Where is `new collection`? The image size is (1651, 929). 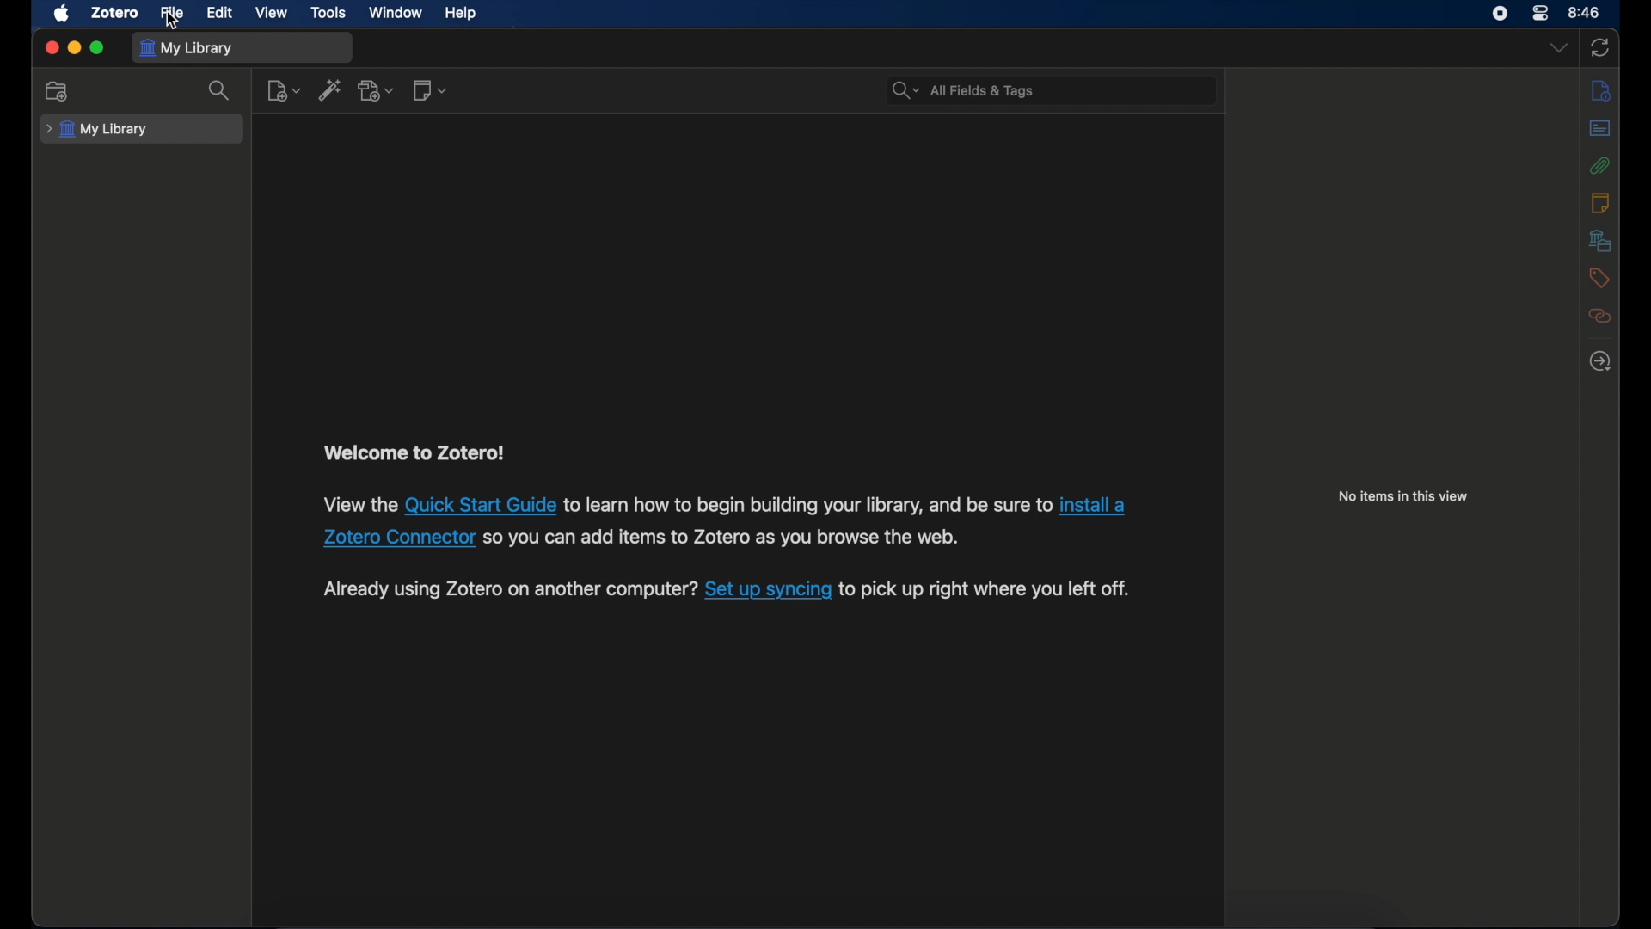
new collection is located at coordinates (56, 90).